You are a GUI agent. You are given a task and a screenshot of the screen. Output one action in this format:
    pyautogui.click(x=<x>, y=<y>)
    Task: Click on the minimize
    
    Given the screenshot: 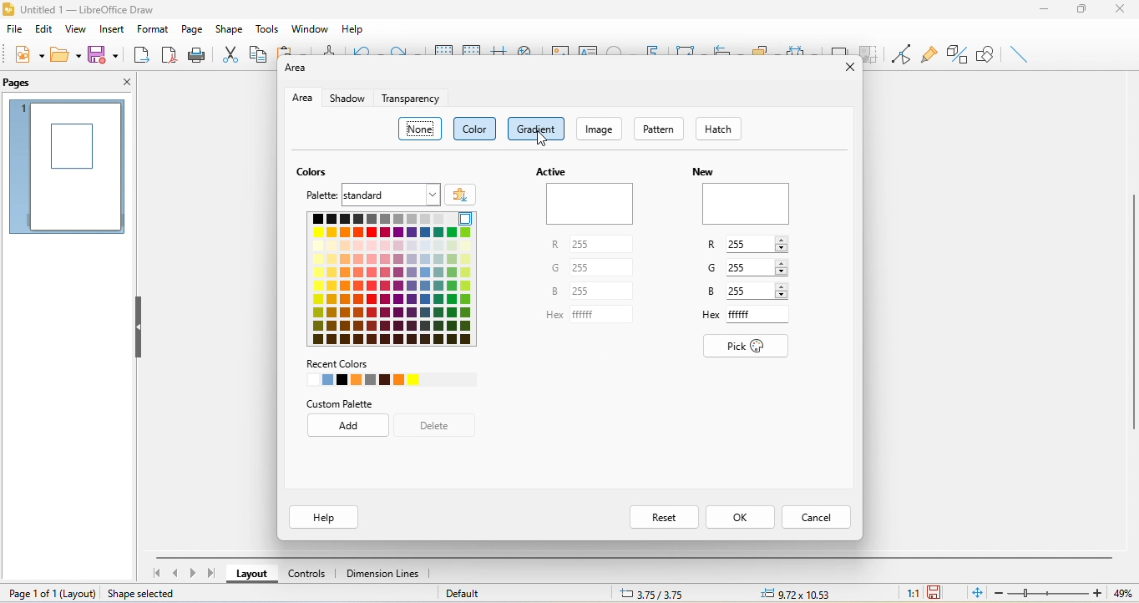 What is the action you would take?
    pyautogui.click(x=1044, y=11)
    